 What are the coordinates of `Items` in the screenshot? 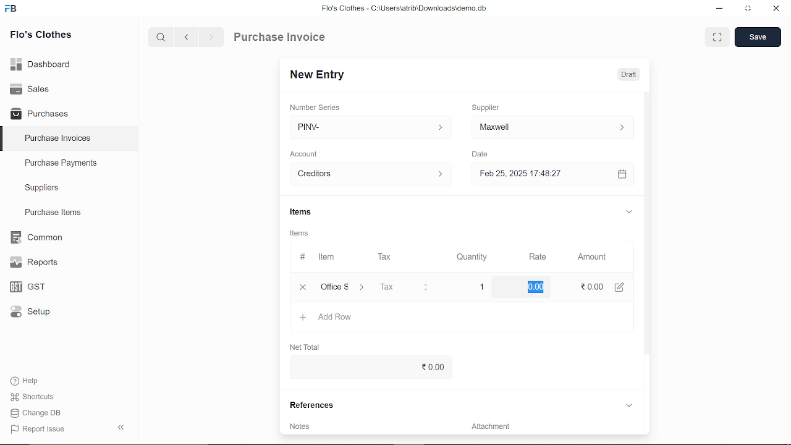 It's located at (310, 212).